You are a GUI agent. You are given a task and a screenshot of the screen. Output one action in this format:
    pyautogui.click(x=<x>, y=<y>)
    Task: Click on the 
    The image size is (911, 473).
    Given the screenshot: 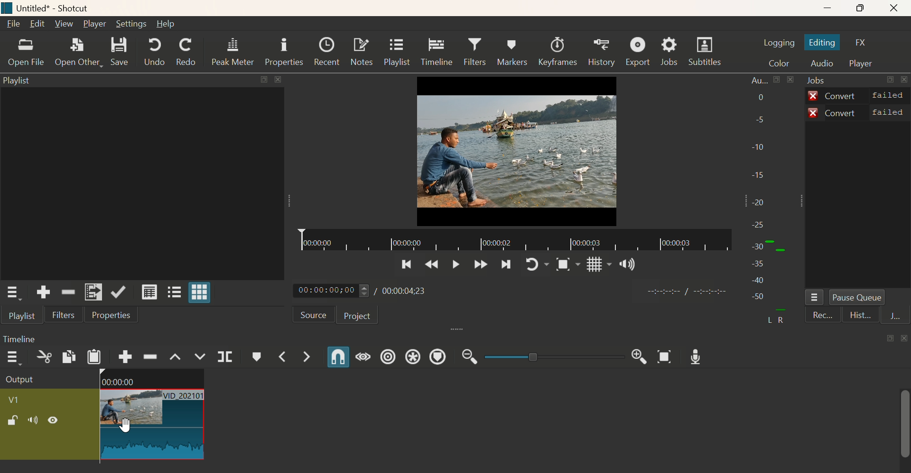 What is the action you would take?
    pyautogui.click(x=167, y=24)
    